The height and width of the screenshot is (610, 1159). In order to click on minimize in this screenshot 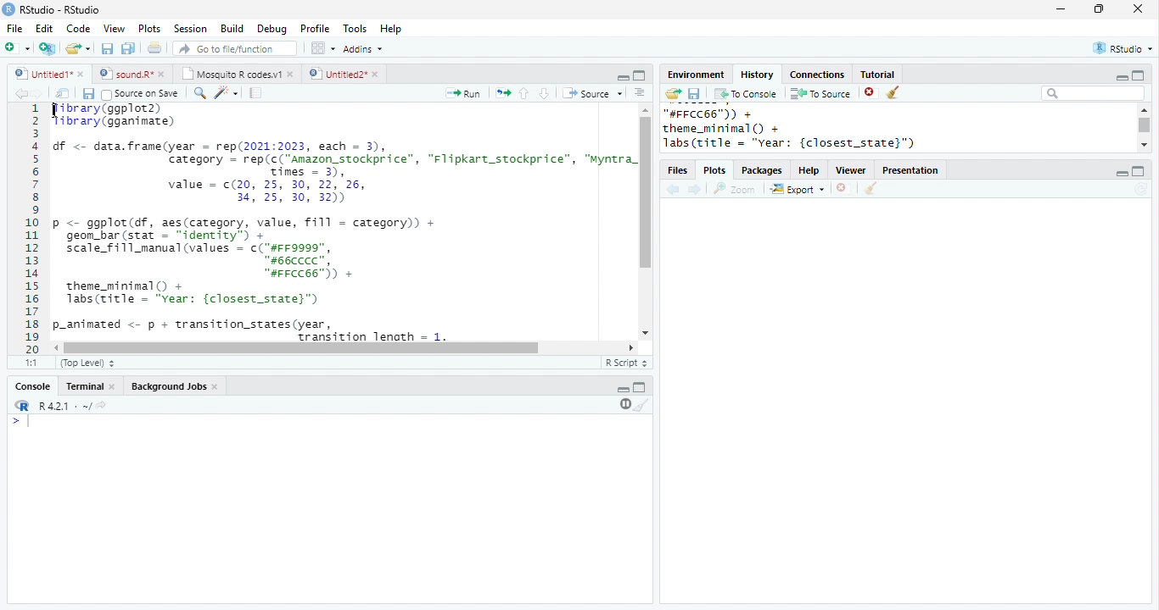, I will do `click(1060, 9)`.